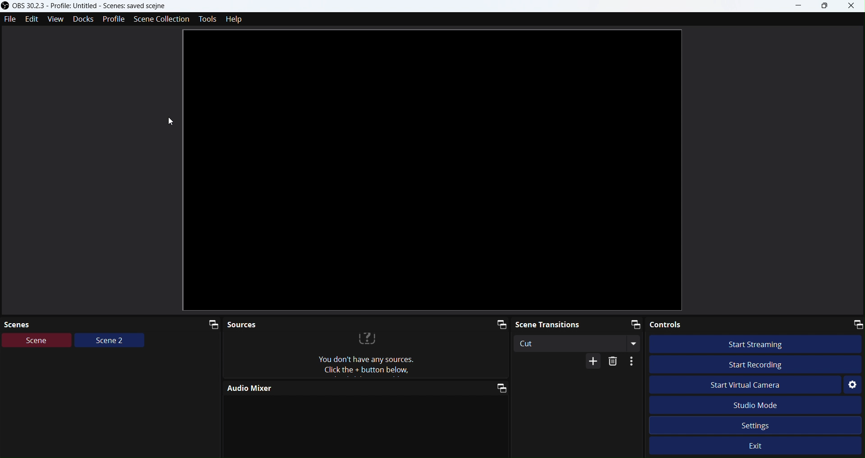  Describe the element at coordinates (83, 19) in the screenshot. I see `Docks` at that location.